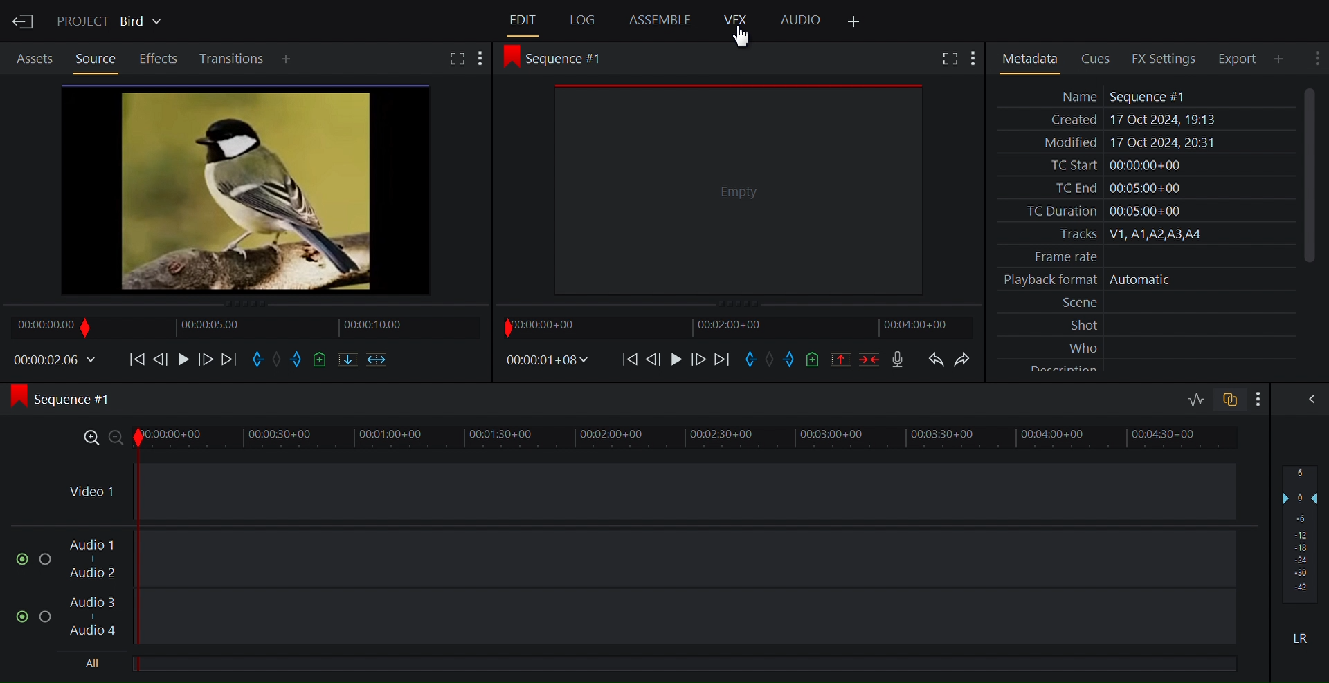  I want to click on Source, so click(93, 57).